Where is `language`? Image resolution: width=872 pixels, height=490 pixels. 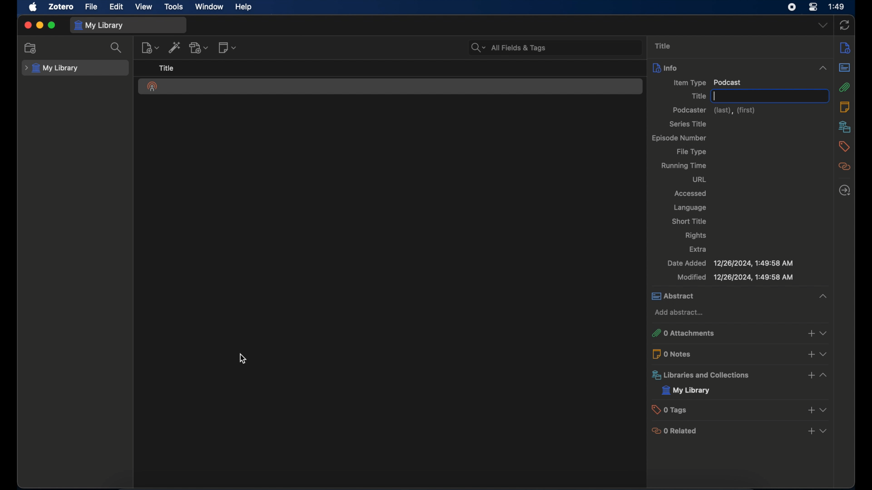
language is located at coordinates (691, 208).